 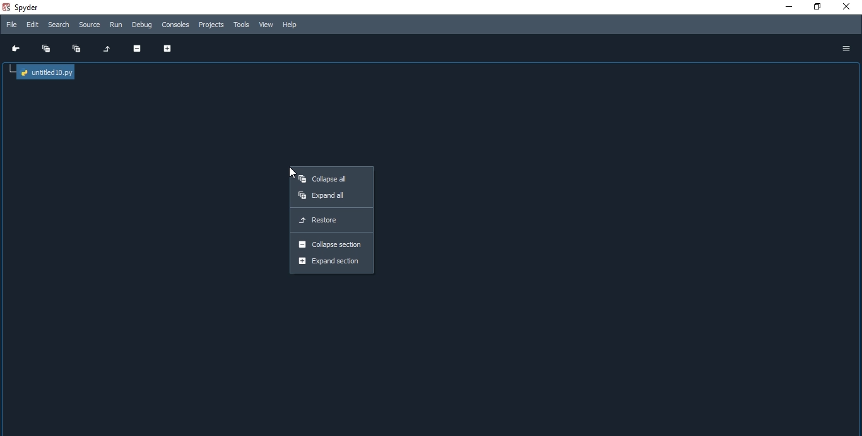 I want to click on minmise, so click(x=788, y=8).